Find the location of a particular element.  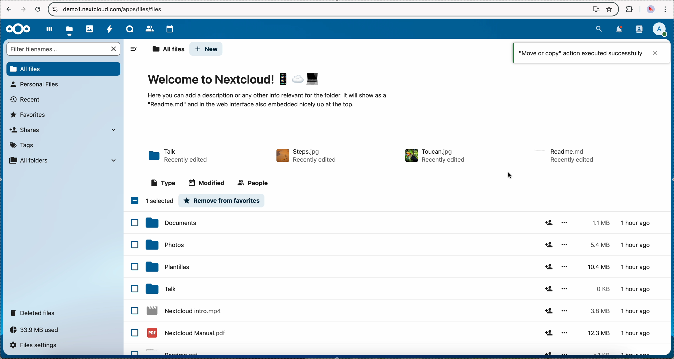

type is located at coordinates (164, 182).